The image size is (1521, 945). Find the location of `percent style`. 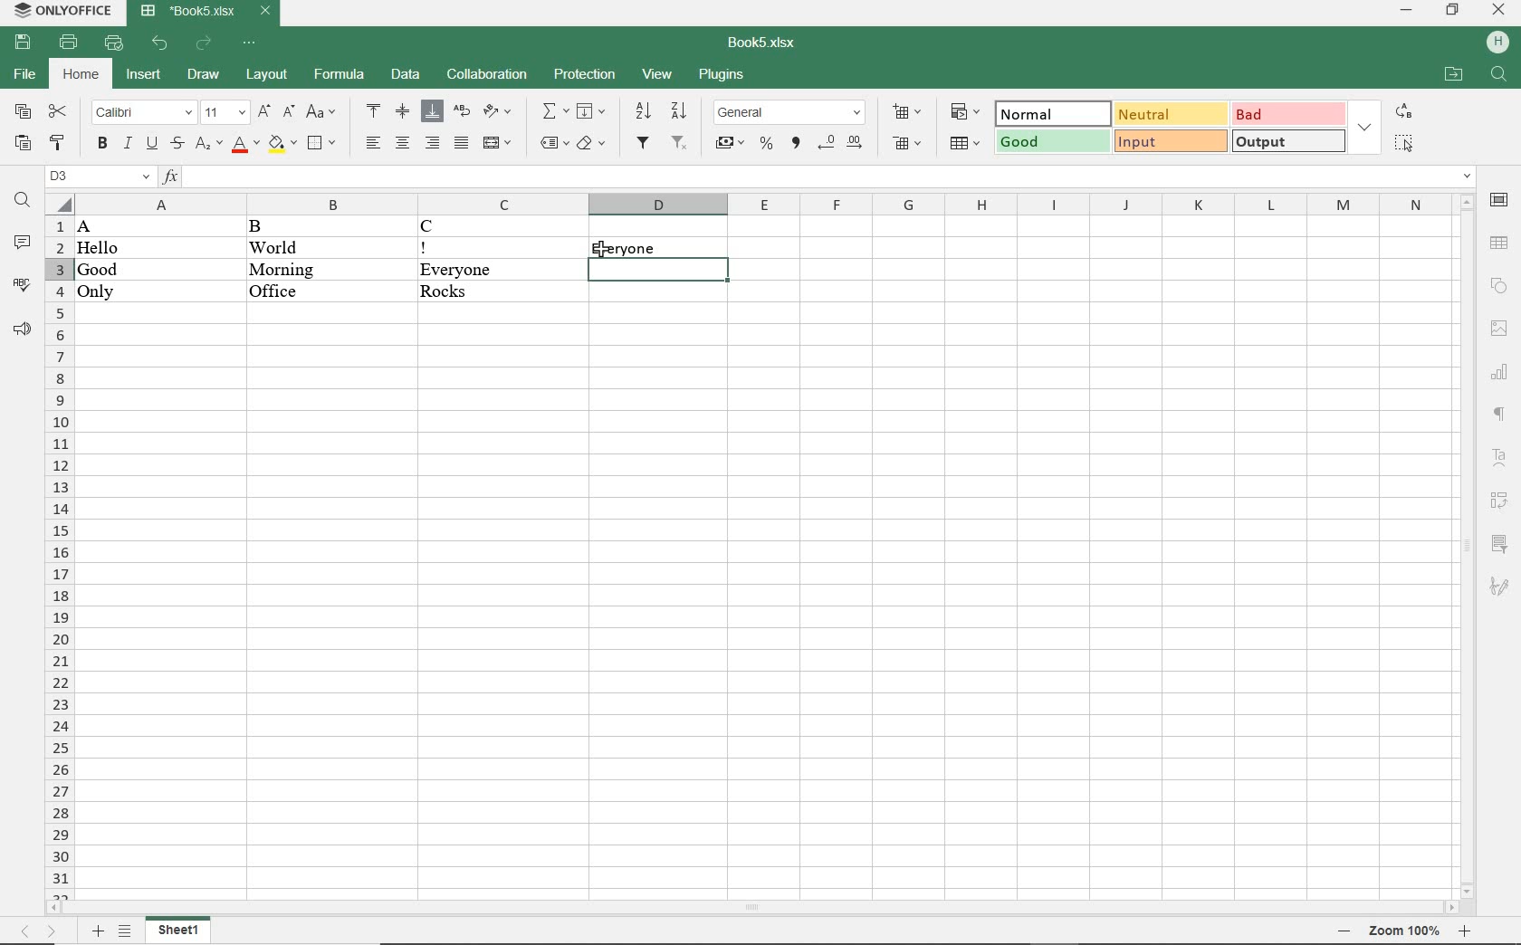

percent style is located at coordinates (765, 145).